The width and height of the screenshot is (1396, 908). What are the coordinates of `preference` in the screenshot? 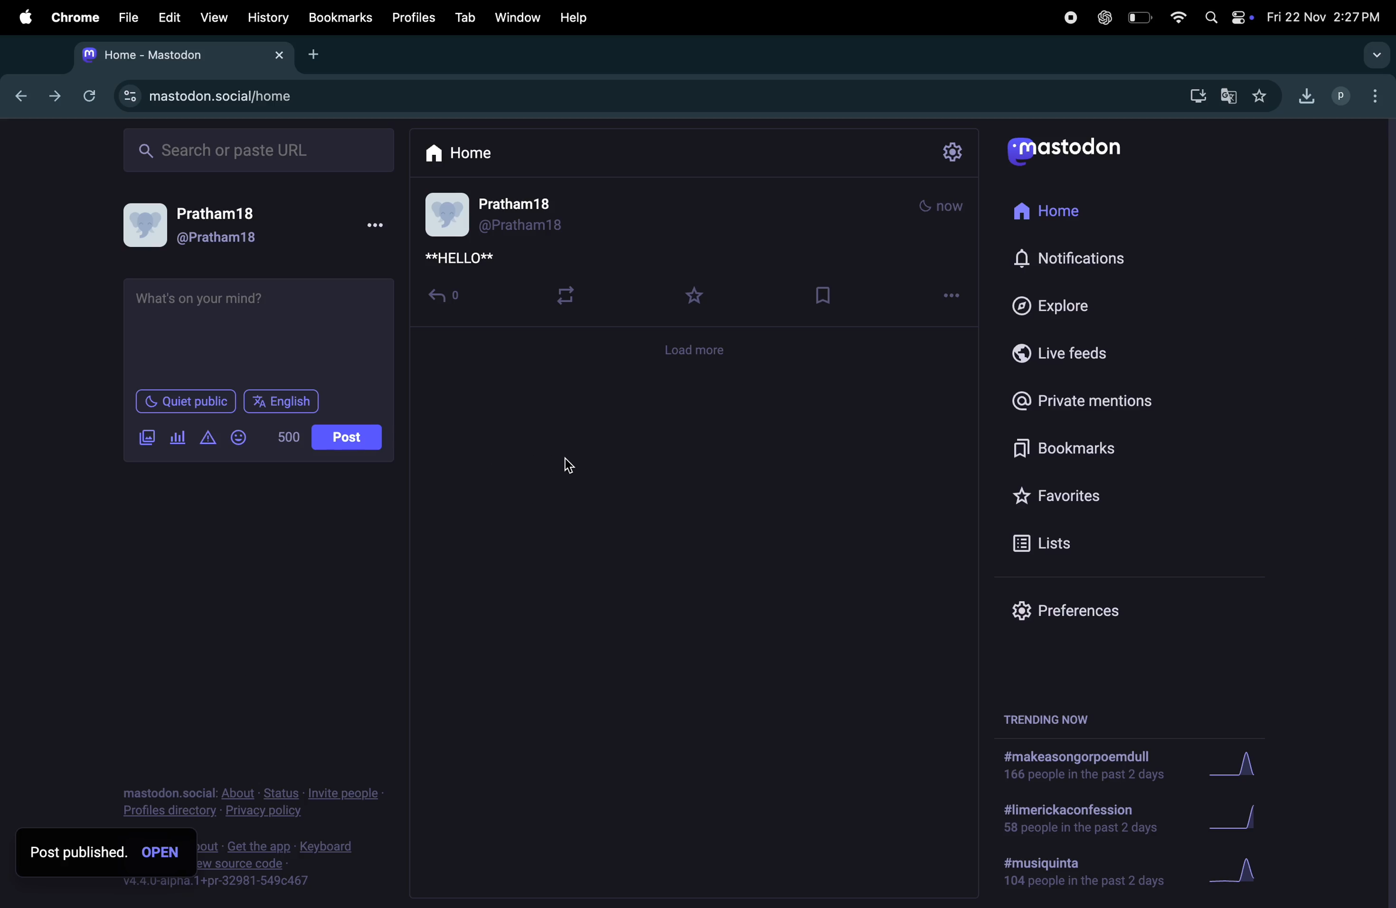 It's located at (1127, 605).